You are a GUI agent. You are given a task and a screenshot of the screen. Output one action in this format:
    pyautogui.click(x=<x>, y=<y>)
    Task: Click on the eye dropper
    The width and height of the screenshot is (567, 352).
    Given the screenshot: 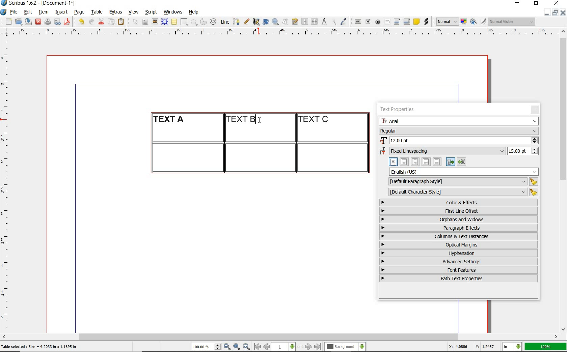 What is the action you would take?
    pyautogui.click(x=343, y=22)
    